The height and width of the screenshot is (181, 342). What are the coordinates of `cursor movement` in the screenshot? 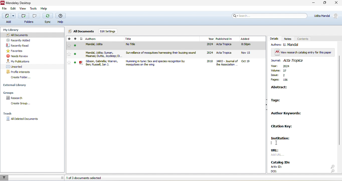 It's located at (277, 143).